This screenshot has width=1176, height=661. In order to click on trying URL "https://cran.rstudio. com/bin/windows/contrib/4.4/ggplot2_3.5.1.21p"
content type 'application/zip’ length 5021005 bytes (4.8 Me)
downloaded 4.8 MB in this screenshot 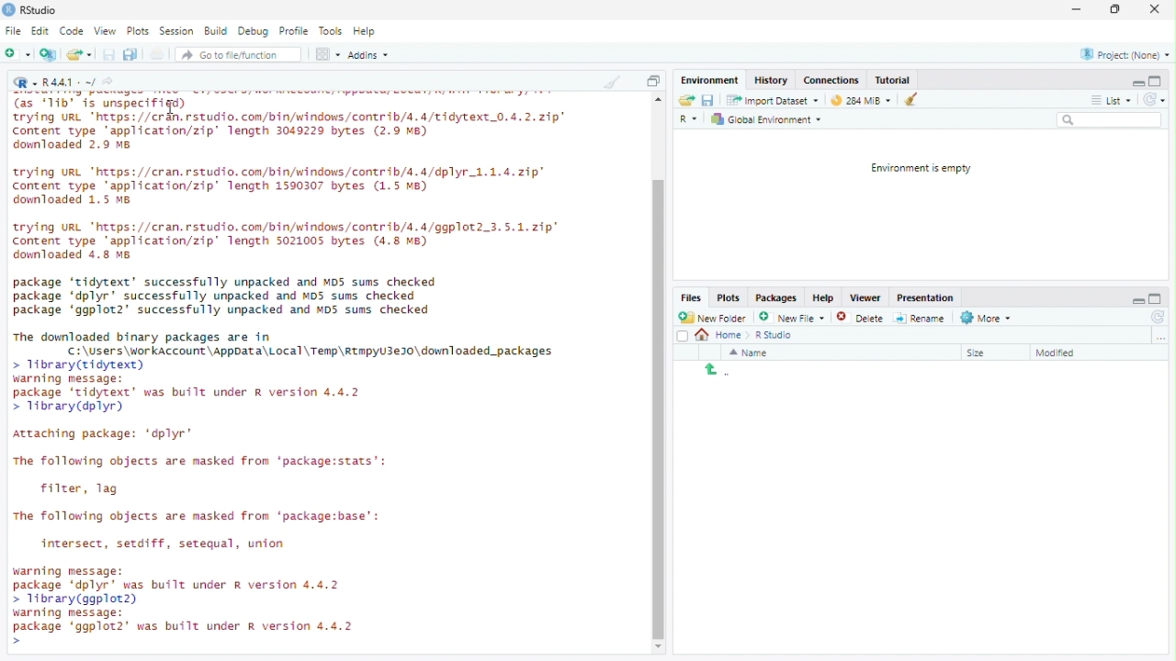, I will do `click(288, 241)`.